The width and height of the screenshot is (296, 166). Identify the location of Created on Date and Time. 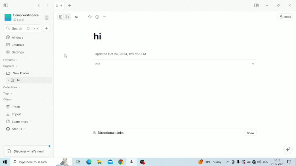
(120, 54).